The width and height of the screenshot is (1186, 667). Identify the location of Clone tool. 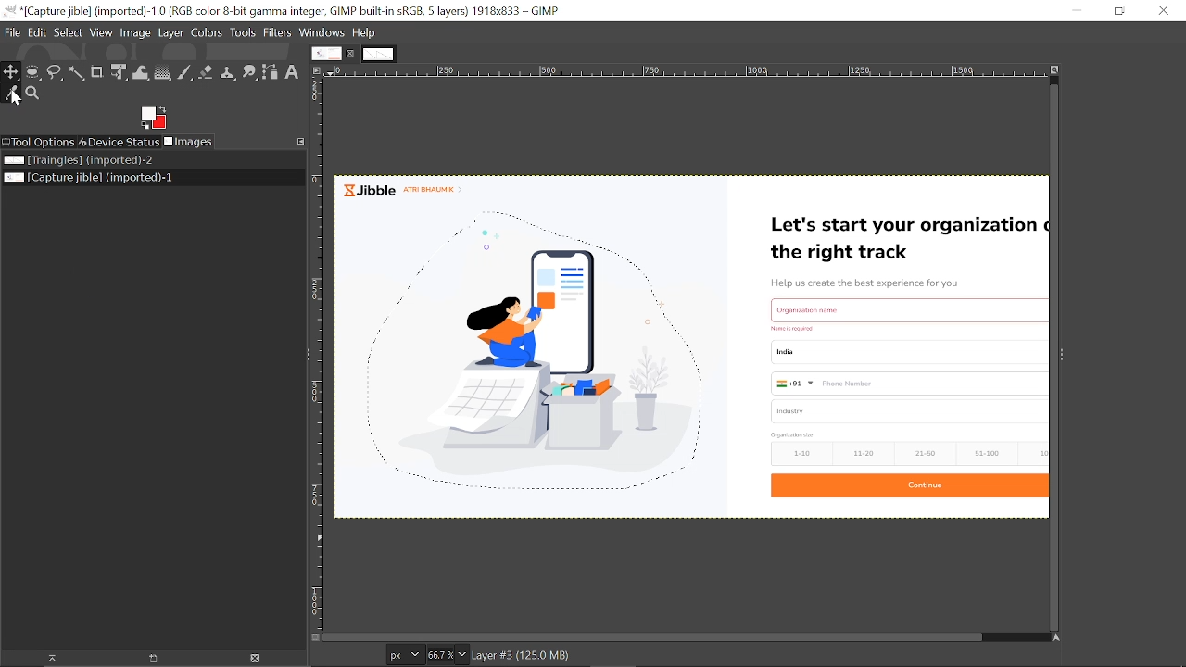
(227, 73).